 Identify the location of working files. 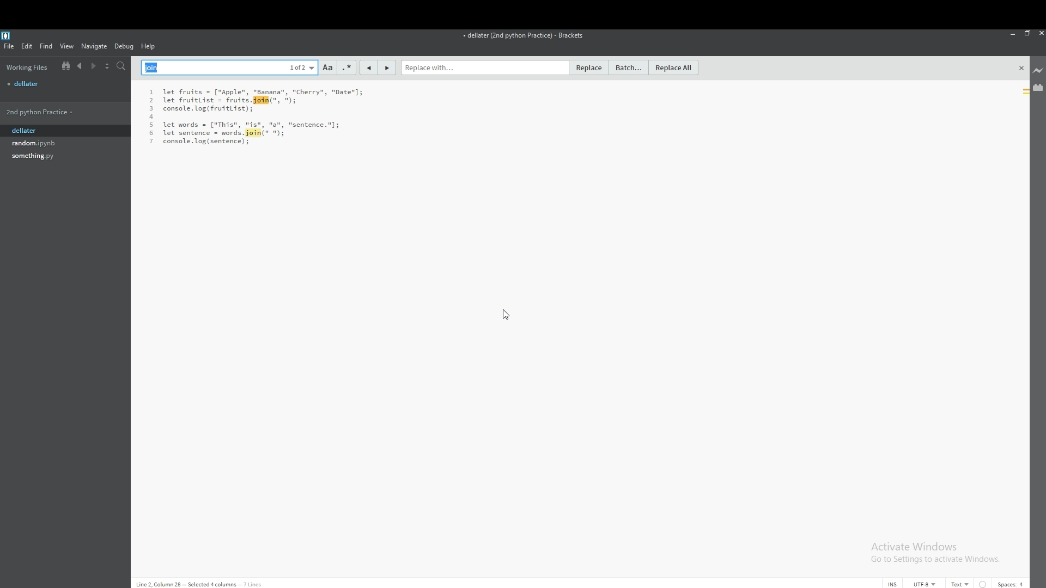
(27, 67).